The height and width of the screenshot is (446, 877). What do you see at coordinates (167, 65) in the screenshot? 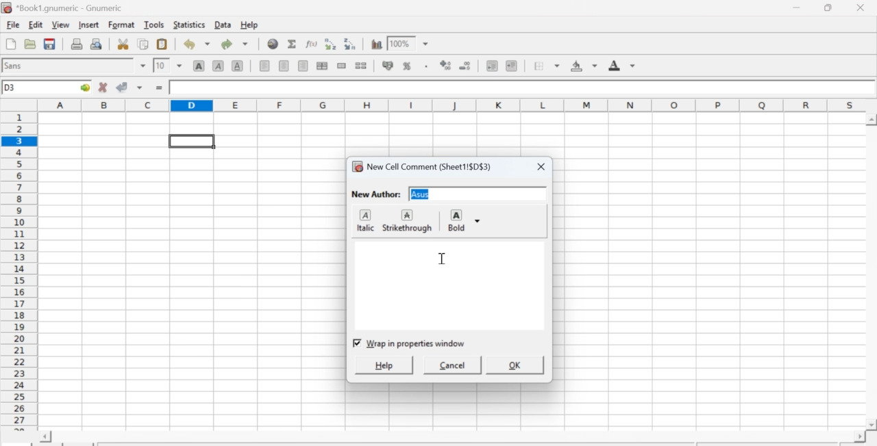
I see `Font Size` at bounding box center [167, 65].